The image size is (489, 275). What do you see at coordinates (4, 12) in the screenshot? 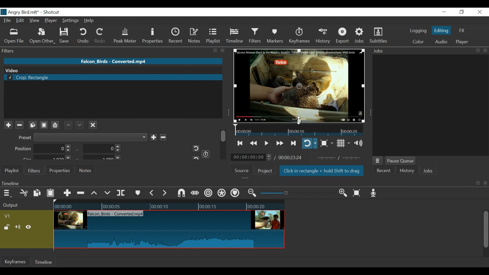
I see `logo` at bounding box center [4, 12].